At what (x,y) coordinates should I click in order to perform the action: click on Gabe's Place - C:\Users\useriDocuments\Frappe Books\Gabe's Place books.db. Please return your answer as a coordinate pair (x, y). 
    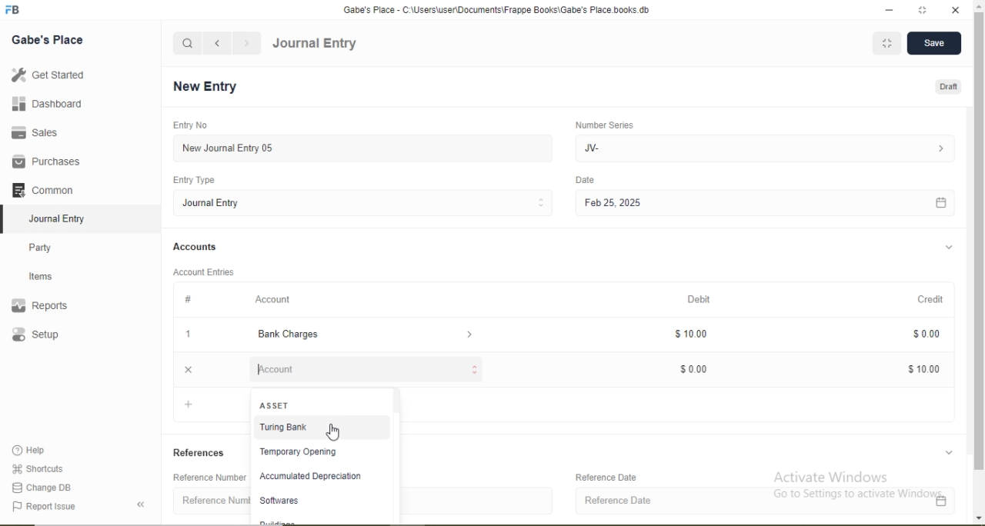
    Looking at the image, I should click on (504, 9).